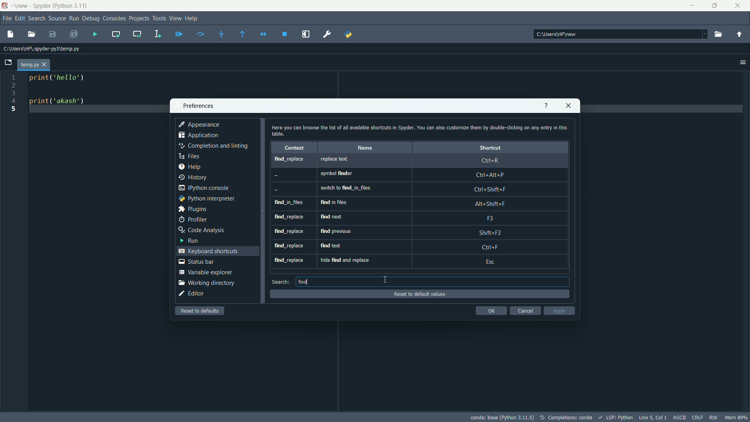  Describe the element at coordinates (713, 416) in the screenshot. I see `RW` at that location.